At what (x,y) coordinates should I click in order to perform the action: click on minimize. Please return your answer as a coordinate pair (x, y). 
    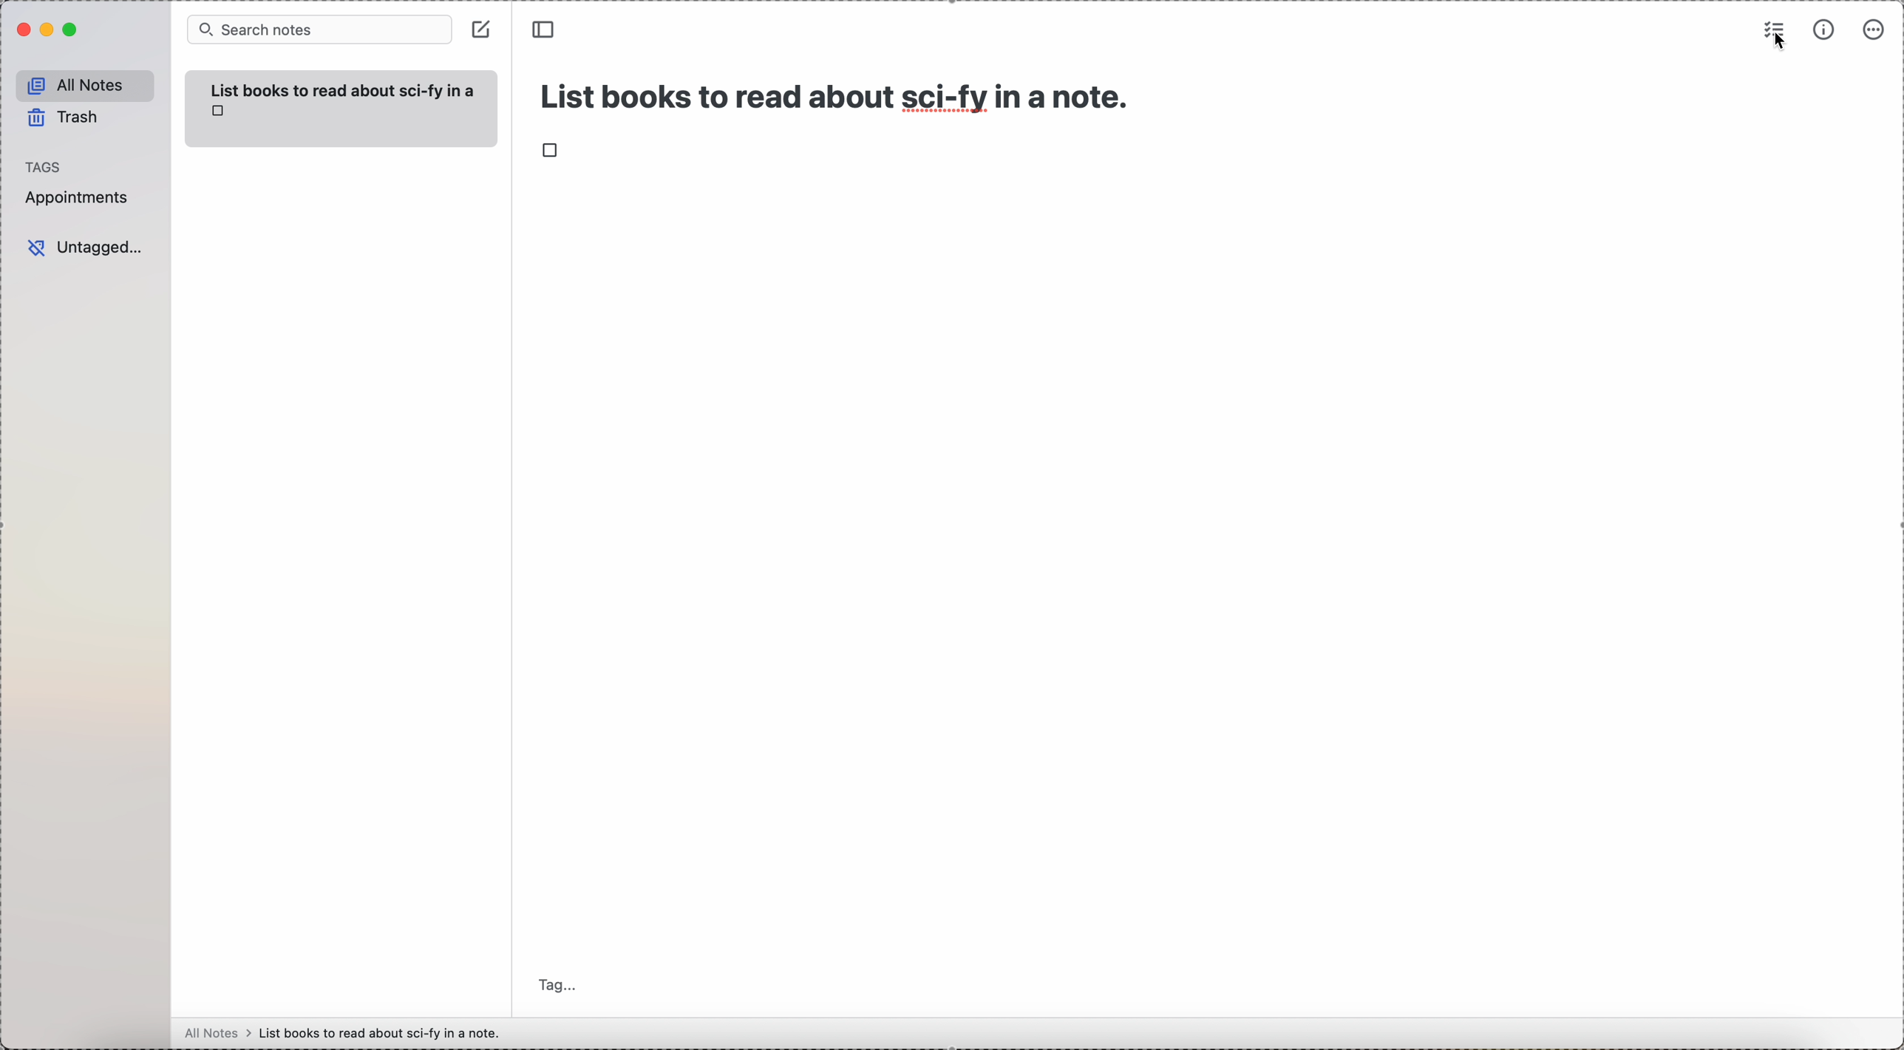
    Looking at the image, I should click on (44, 30).